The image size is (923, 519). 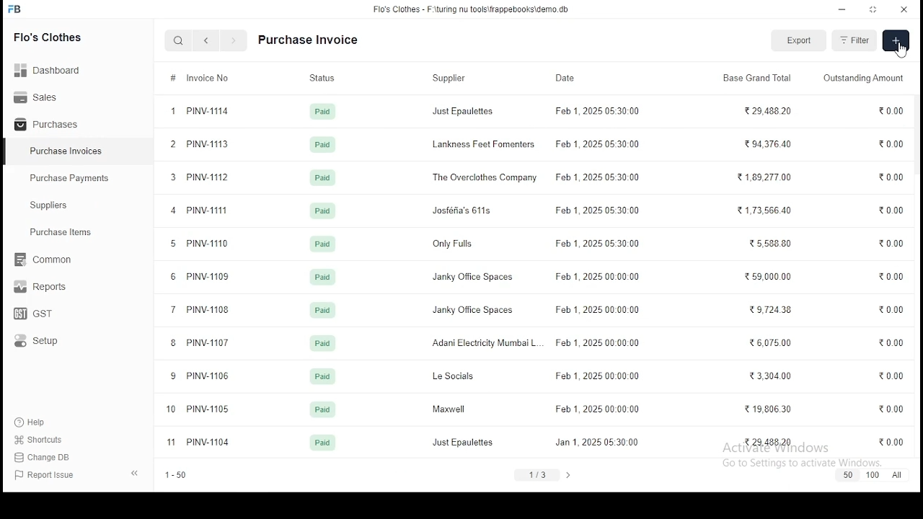 I want to click on Janky Office Spaces, so click(x=474, y=278).